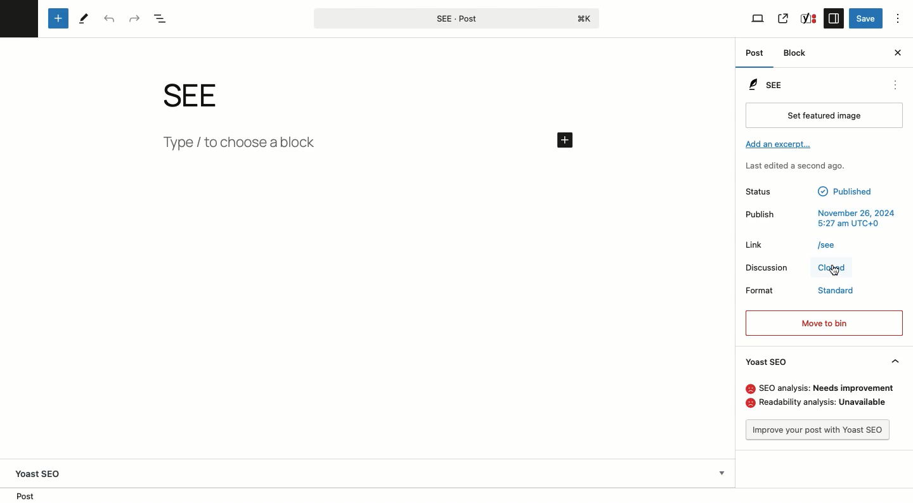 This screenshot has height=503, width=913. What do you see at coordinates (821, 219) in the screenshot?
I see `Publish Novemebr 26, 2024 5:27am UTC+0` at bounding box center [821, 219].